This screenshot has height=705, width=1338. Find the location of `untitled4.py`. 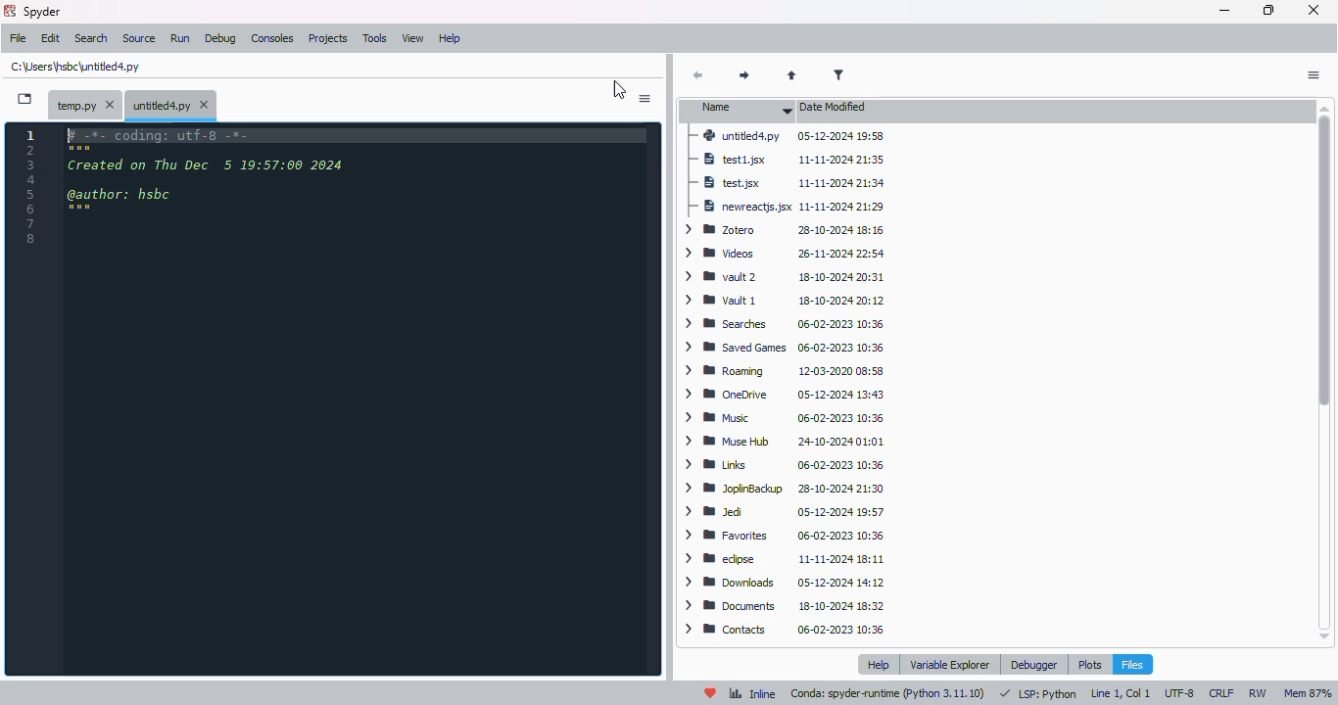

untitled4.py is located at coordinates (786, 183).